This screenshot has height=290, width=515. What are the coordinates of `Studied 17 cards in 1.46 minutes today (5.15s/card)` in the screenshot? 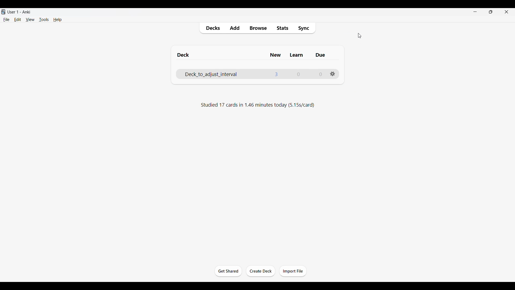 It's located at (259, 105).